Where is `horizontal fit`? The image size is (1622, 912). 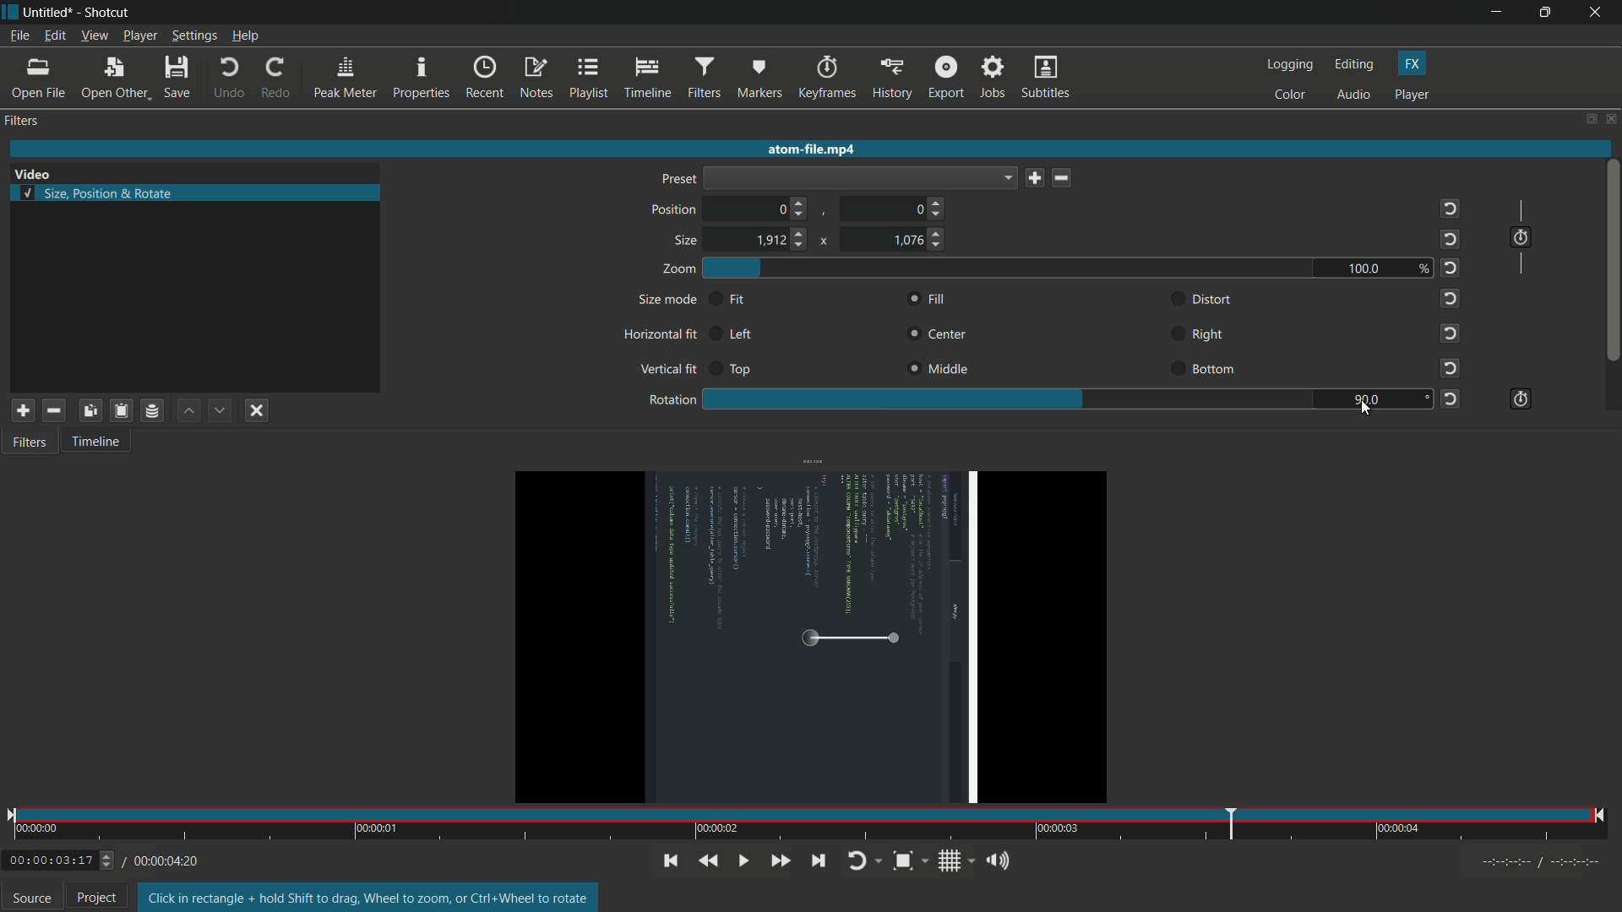
horizontal fit is located at coordinates (661, 335).